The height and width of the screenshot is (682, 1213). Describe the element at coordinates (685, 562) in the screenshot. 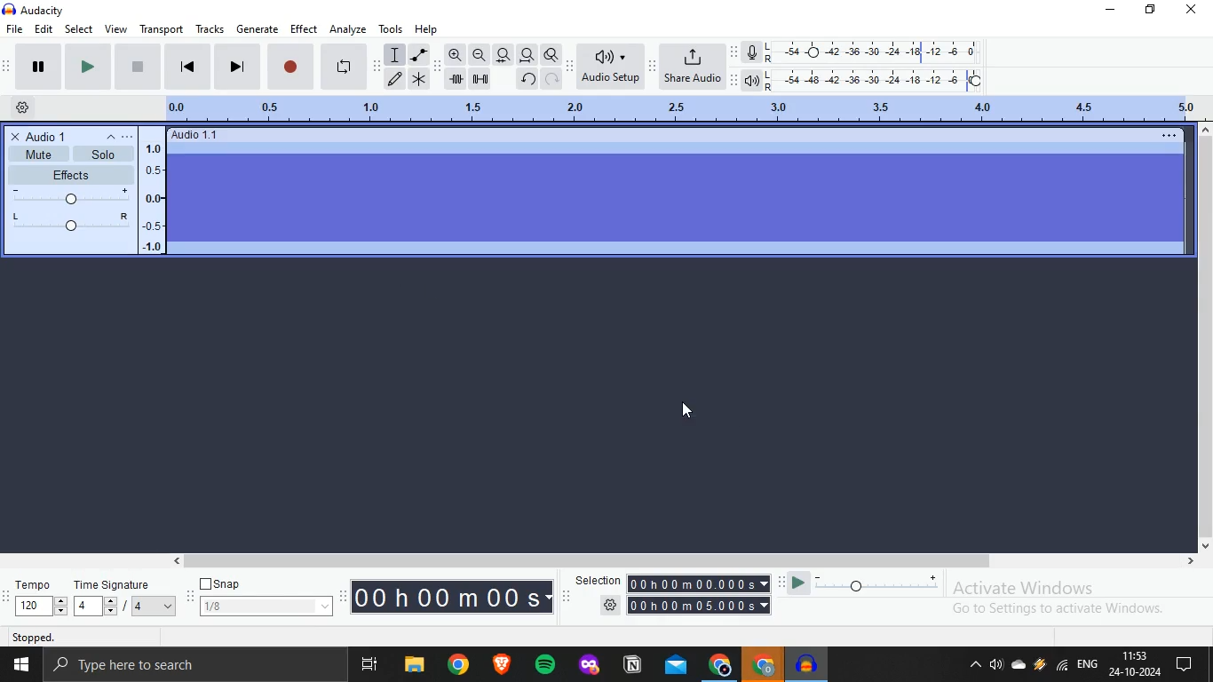

I see `Scrollbar` at that location.